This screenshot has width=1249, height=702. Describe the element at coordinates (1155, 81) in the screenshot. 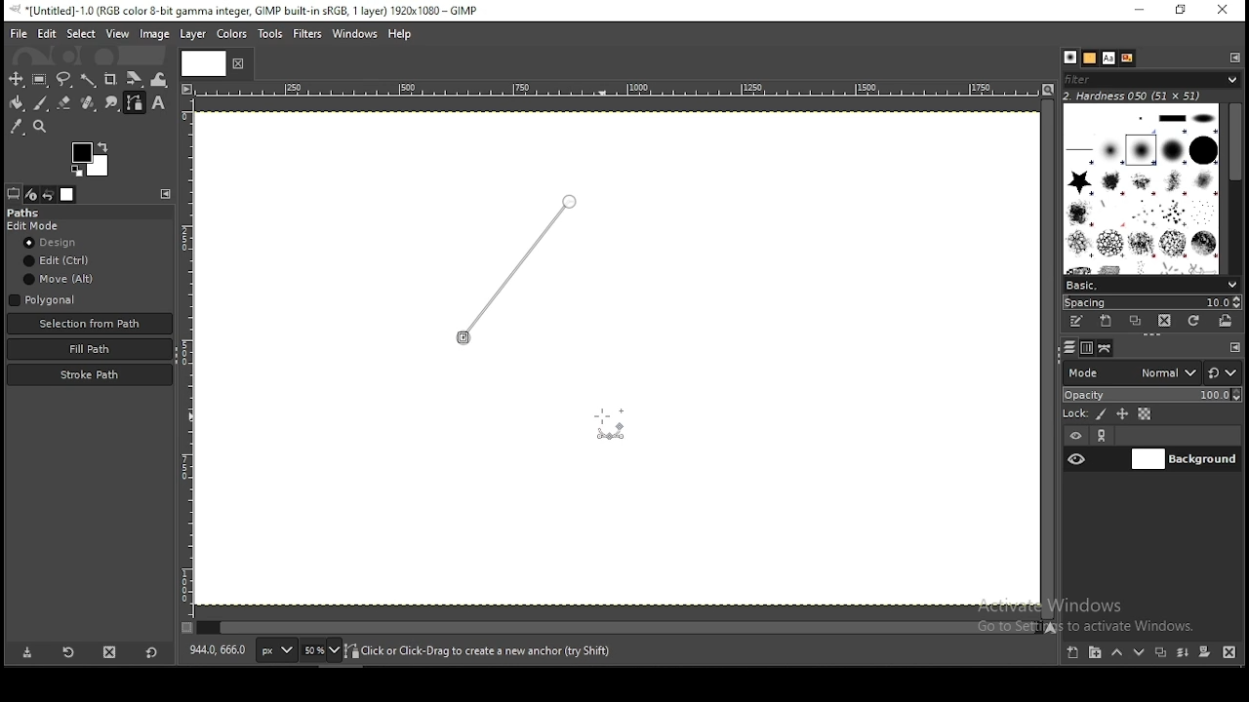

I see `filters` at that location.